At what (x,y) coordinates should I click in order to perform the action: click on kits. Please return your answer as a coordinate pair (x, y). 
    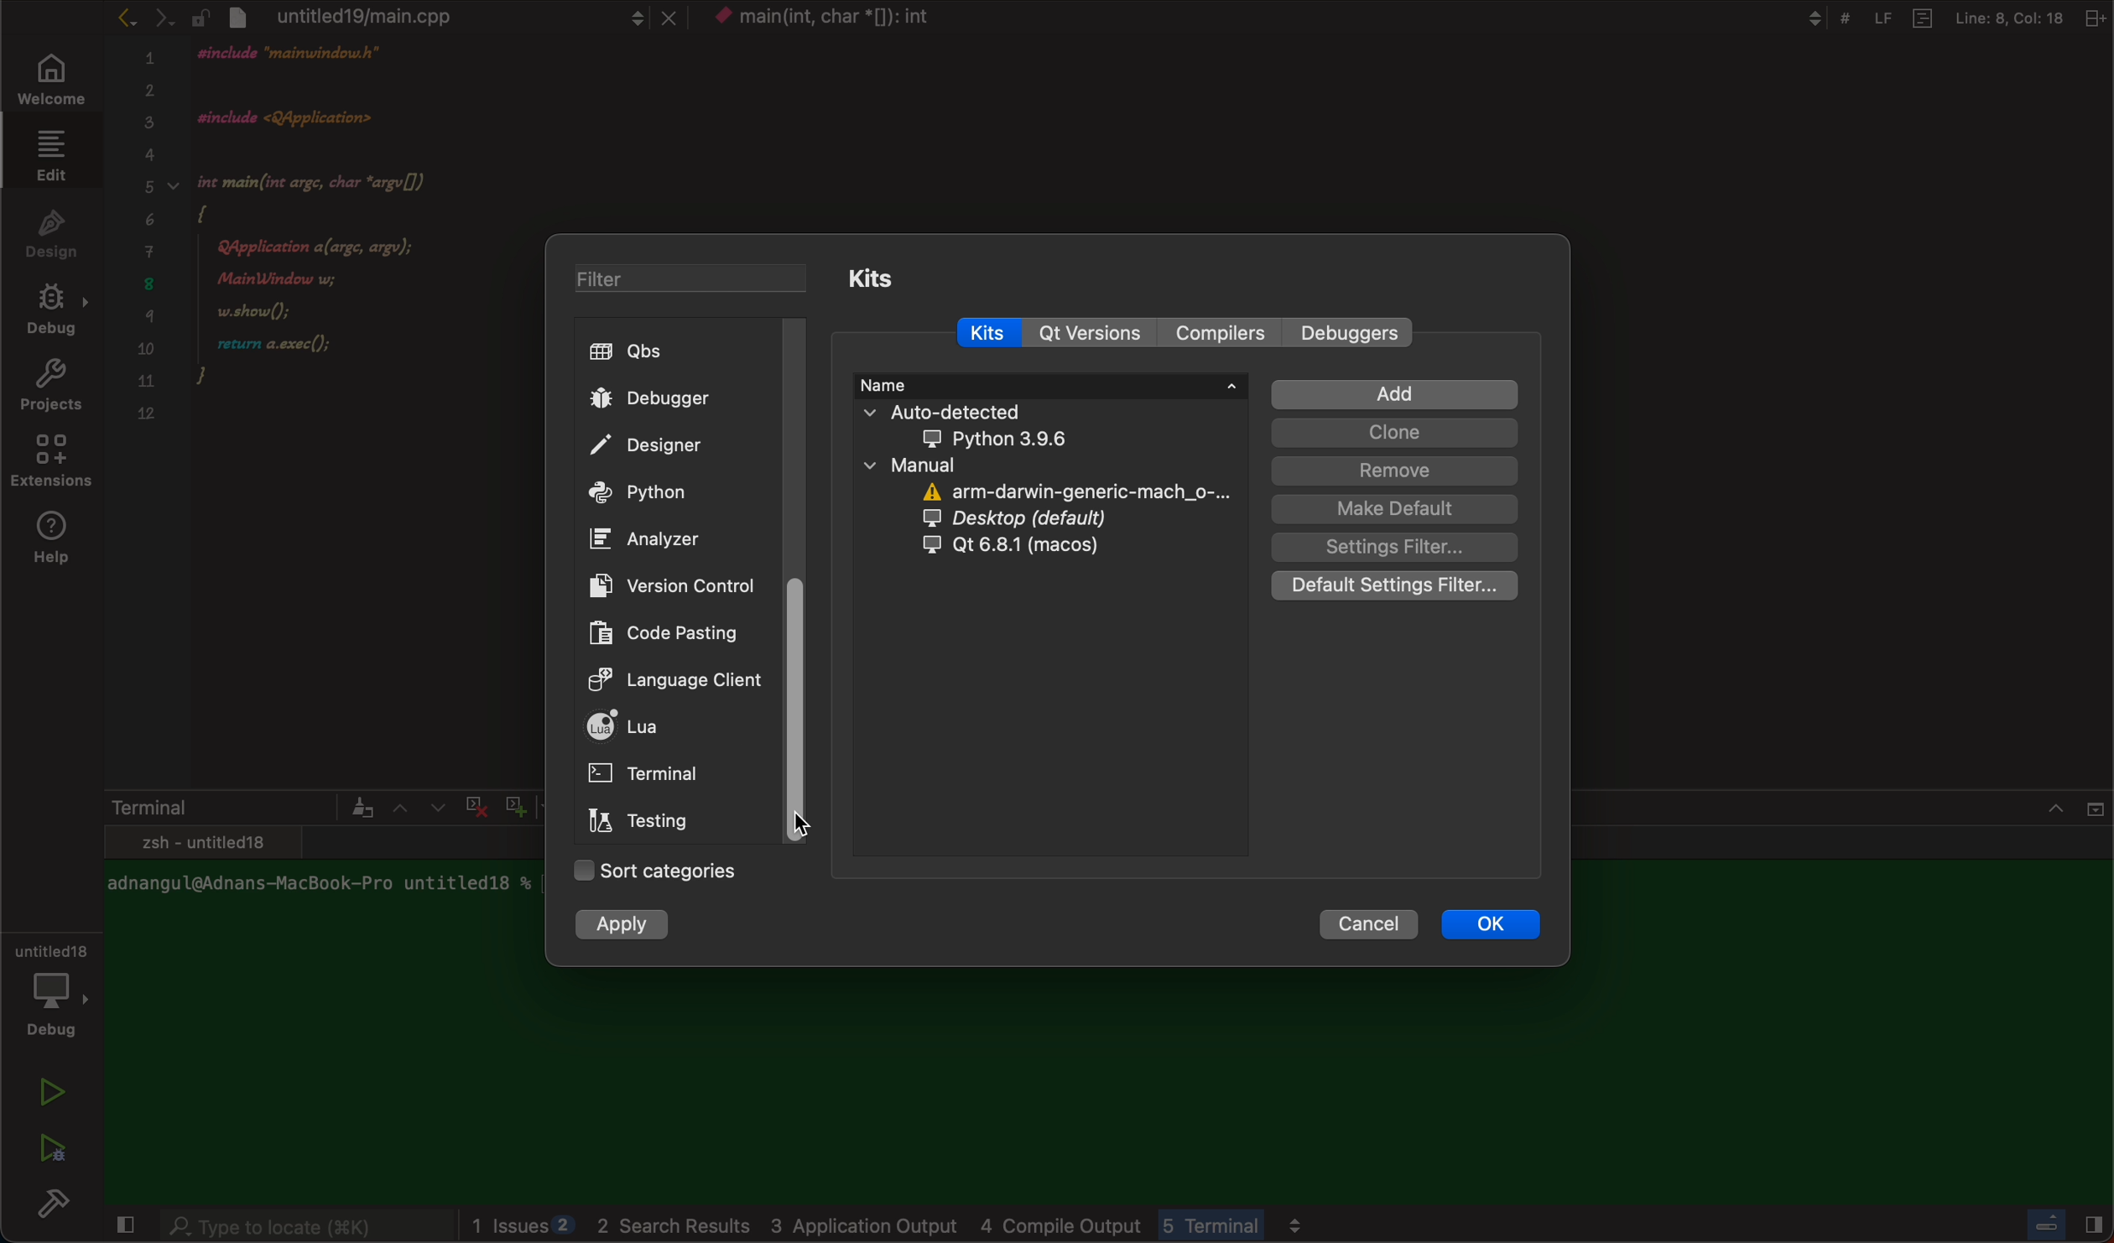
    Looking at the image, I should click on (998, 333).